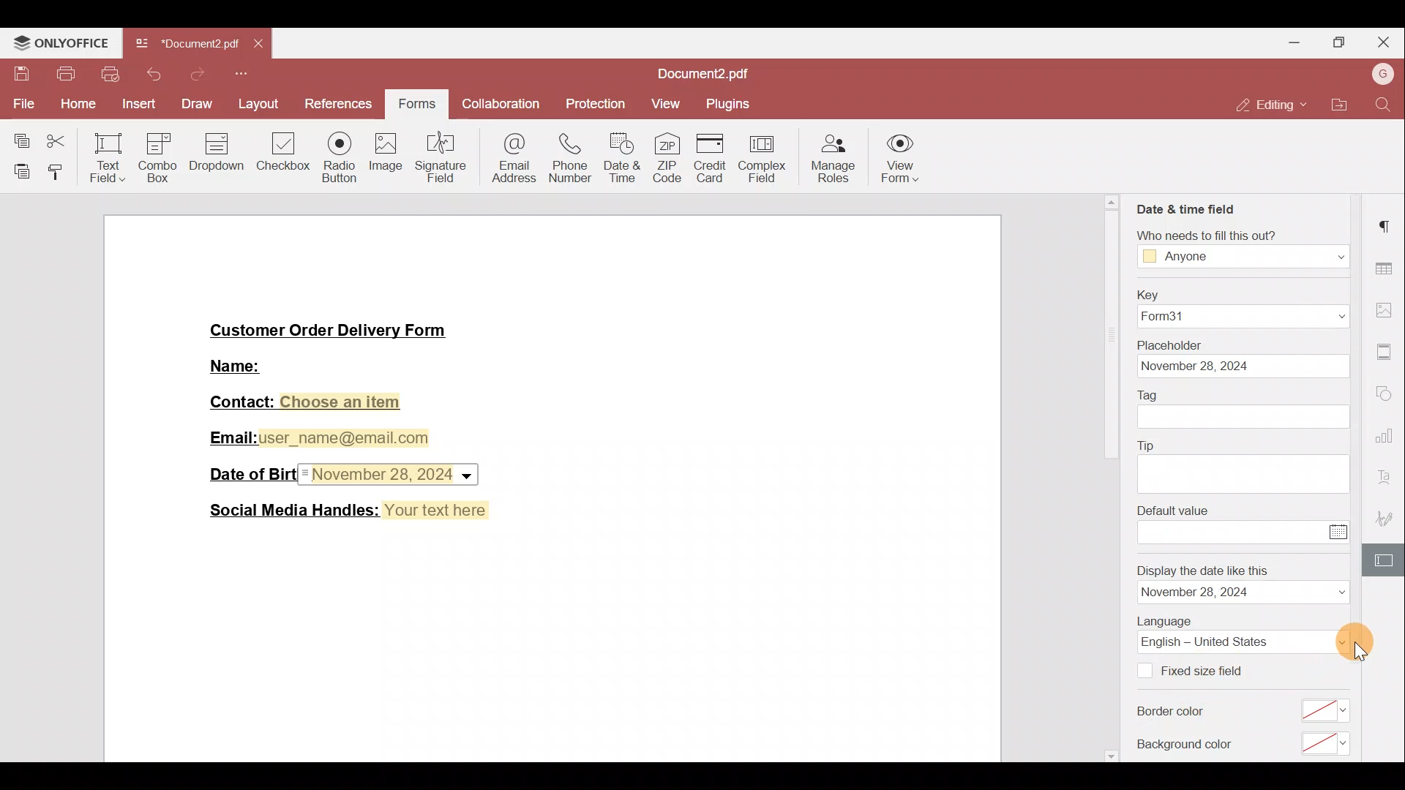 This screenshot has height=790, width=1405. I want to click on Form31, so click(1245, 317).